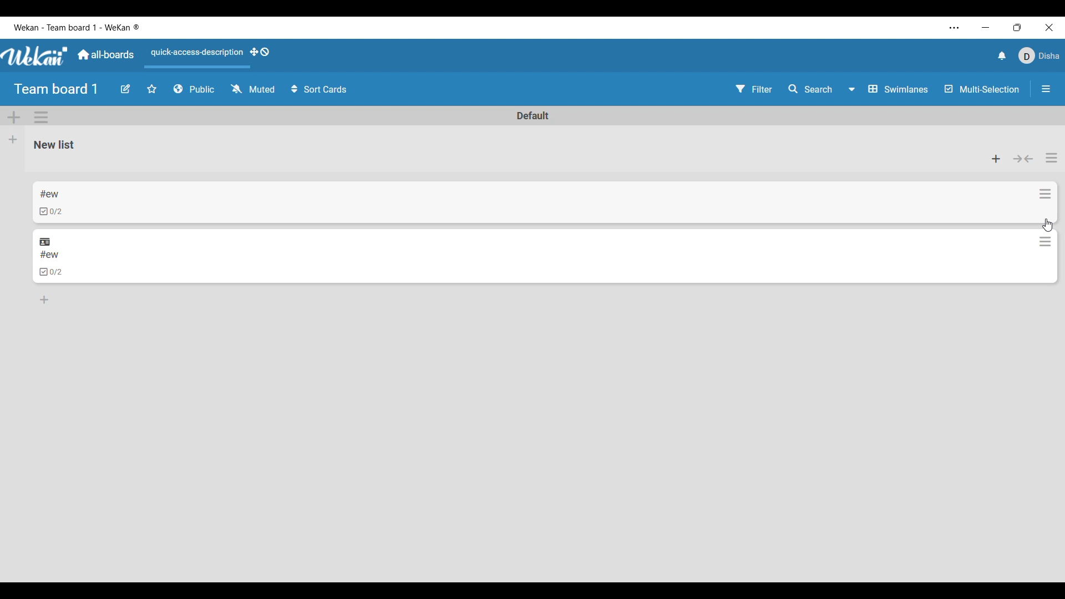 The width and height of the screenshot is (1065, 599). What do you see at coordinates (45, 241) in the screenshot?
I see `Linked outside current board` at bounding box center [45, 241].